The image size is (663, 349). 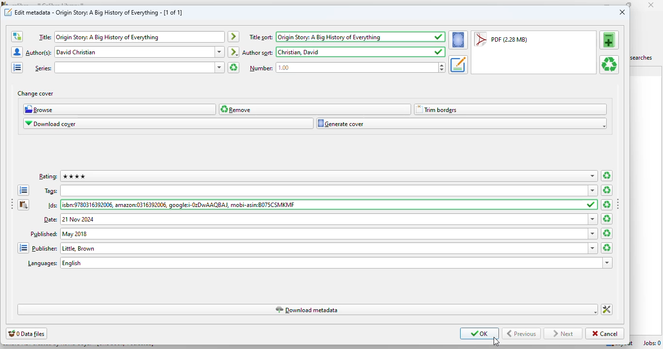 What do you see at coordinates (354, 51) in the screenshot?
I see `author sort: David christian` at bounding box center [354, 51].